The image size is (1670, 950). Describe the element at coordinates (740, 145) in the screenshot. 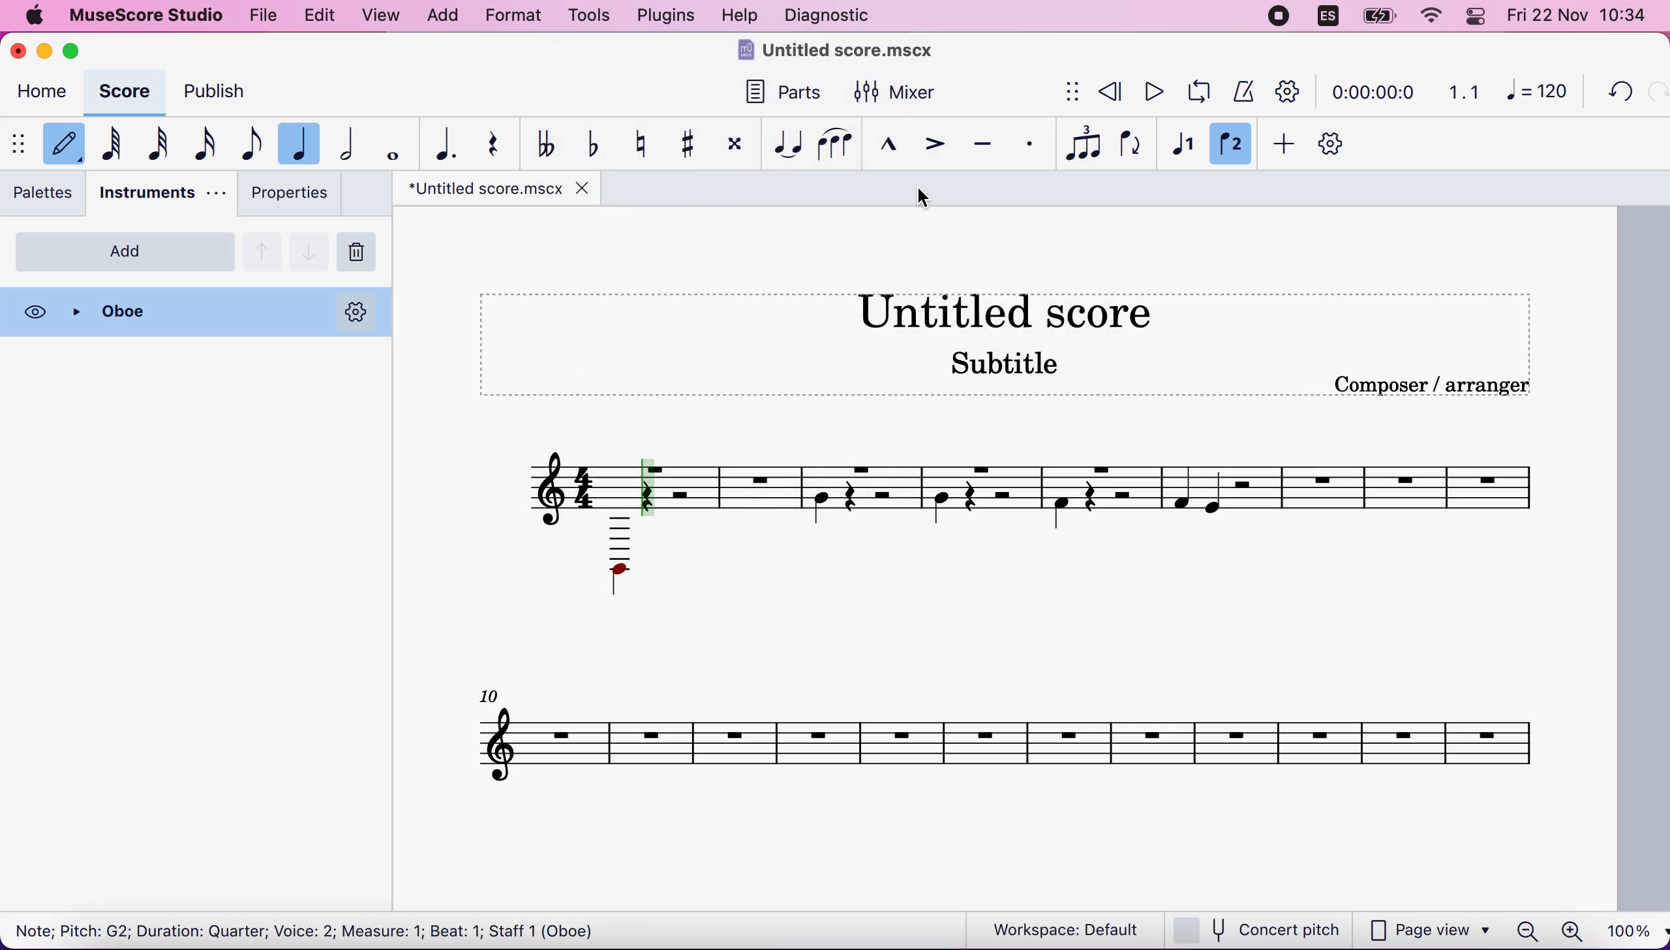

I see `toggle double sharp` at that location.